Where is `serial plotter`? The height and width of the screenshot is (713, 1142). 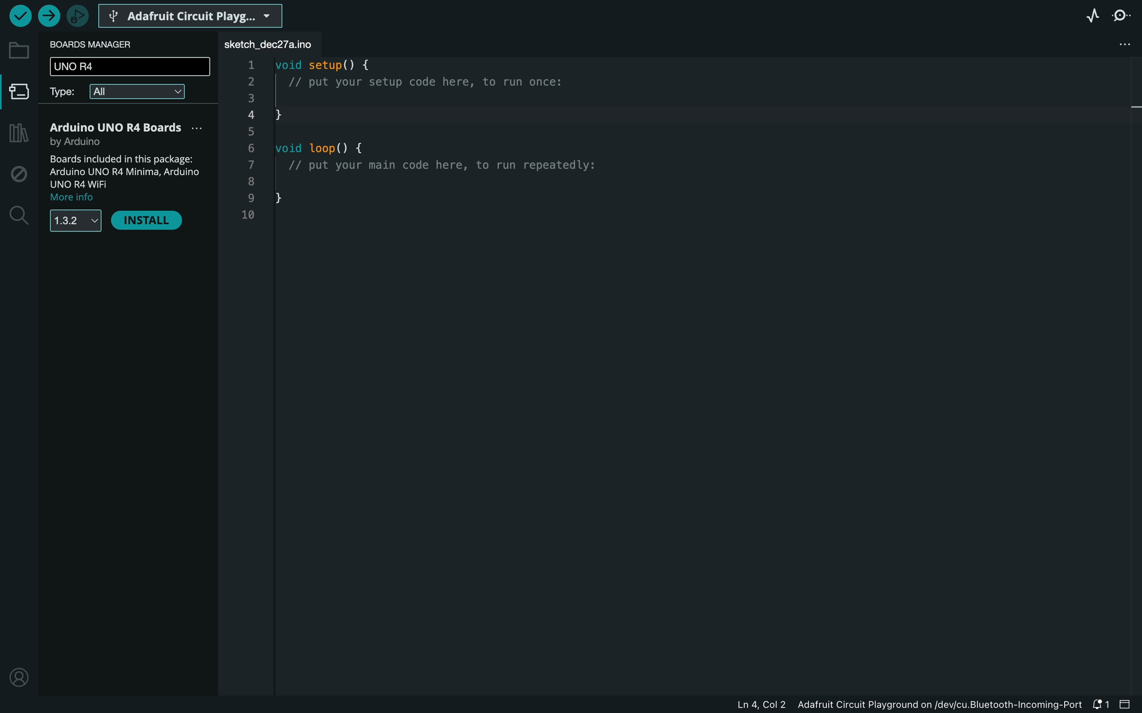 serial plotter is located at coordinates (1091, 18).